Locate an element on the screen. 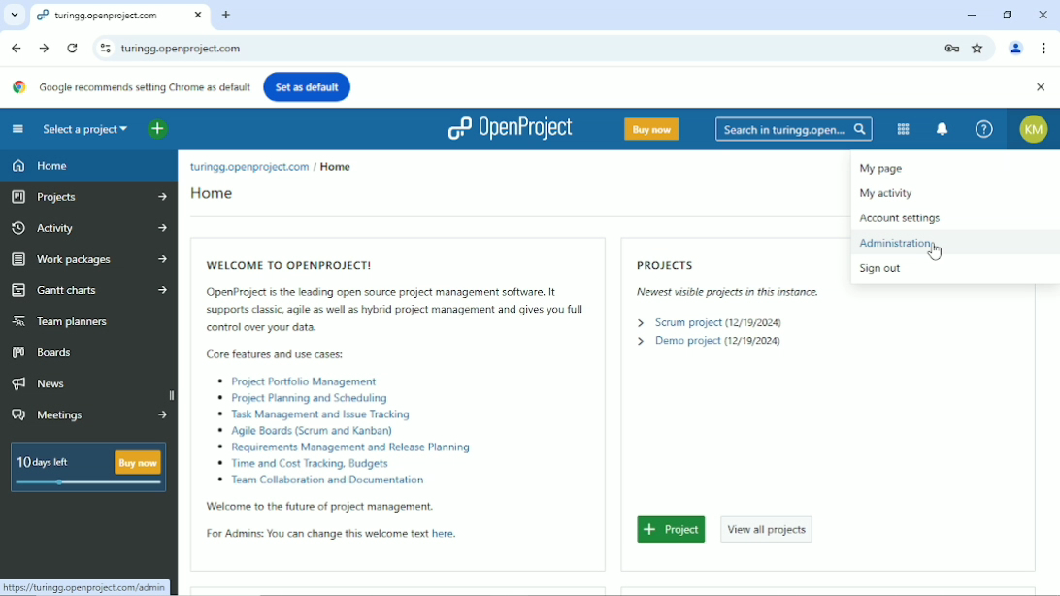 This screenshot has height=596, width=1060. link: https://tutingg.openproject com/® is located at coordinates (84, 587).